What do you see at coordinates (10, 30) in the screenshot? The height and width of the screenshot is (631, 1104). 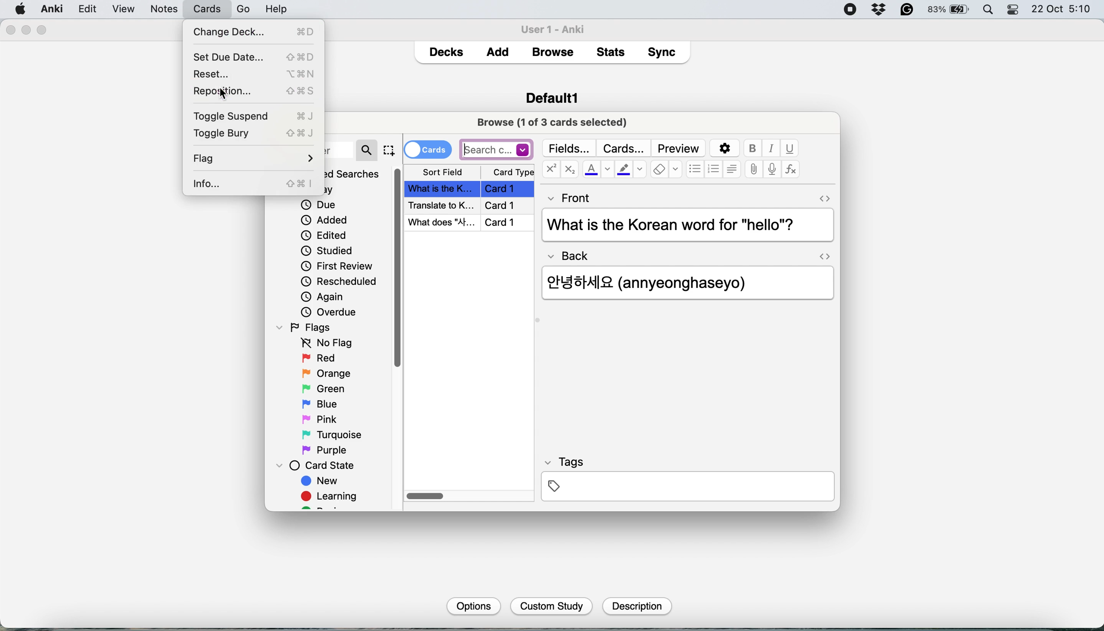 I see `close` at bounding box center [10, 30].